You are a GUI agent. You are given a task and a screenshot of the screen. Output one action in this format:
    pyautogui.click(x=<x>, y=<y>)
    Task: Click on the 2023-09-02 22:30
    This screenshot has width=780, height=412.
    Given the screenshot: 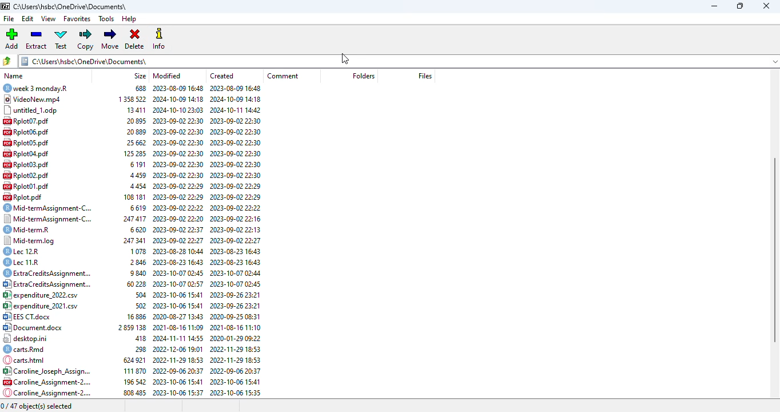 What is the action you would take?
    pyautogui.click(x=238, y=164)
    